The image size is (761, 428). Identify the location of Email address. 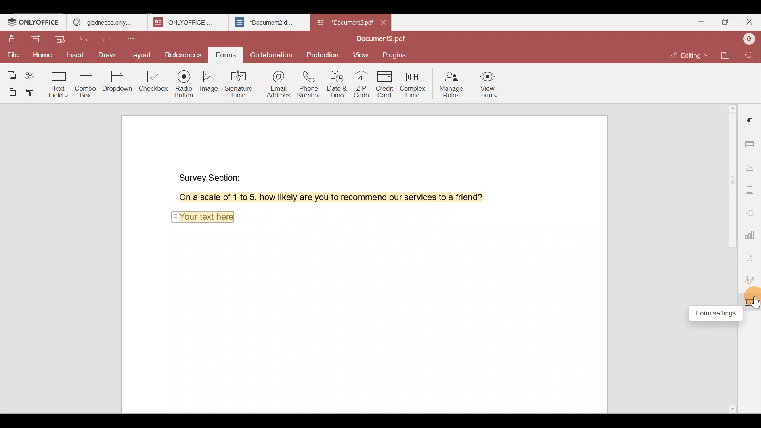
(275, 83).